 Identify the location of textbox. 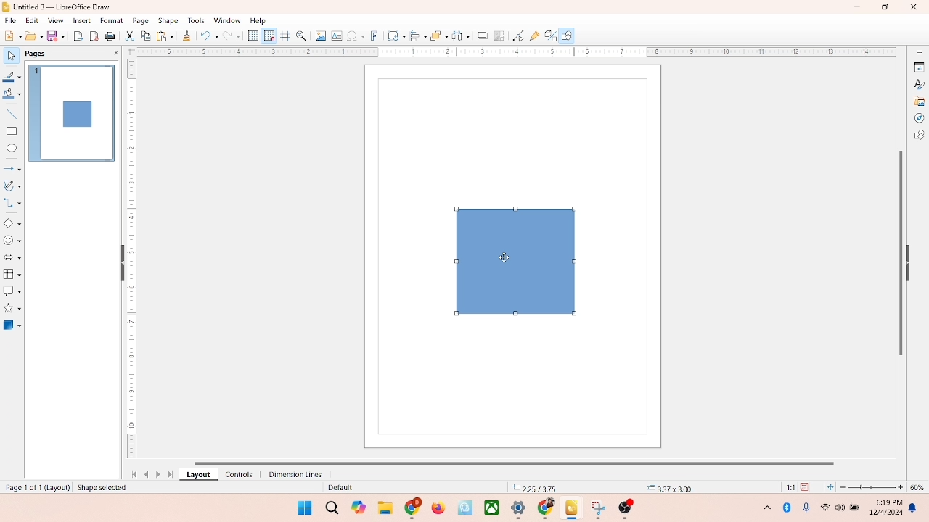
(336, 37).